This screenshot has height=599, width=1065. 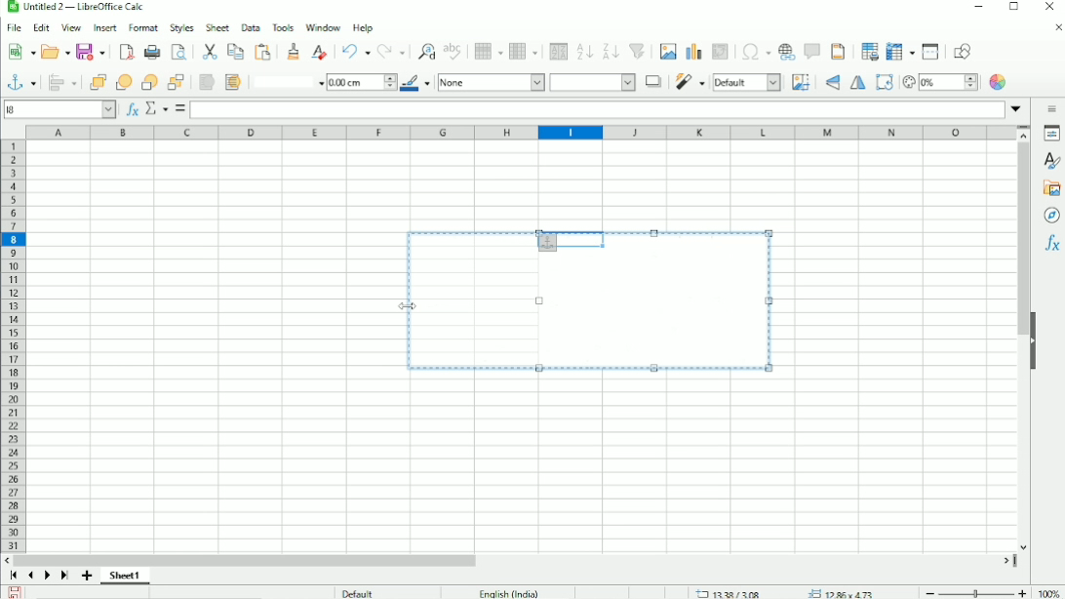 I want to click on To foreground, so click(x=206, y=82).